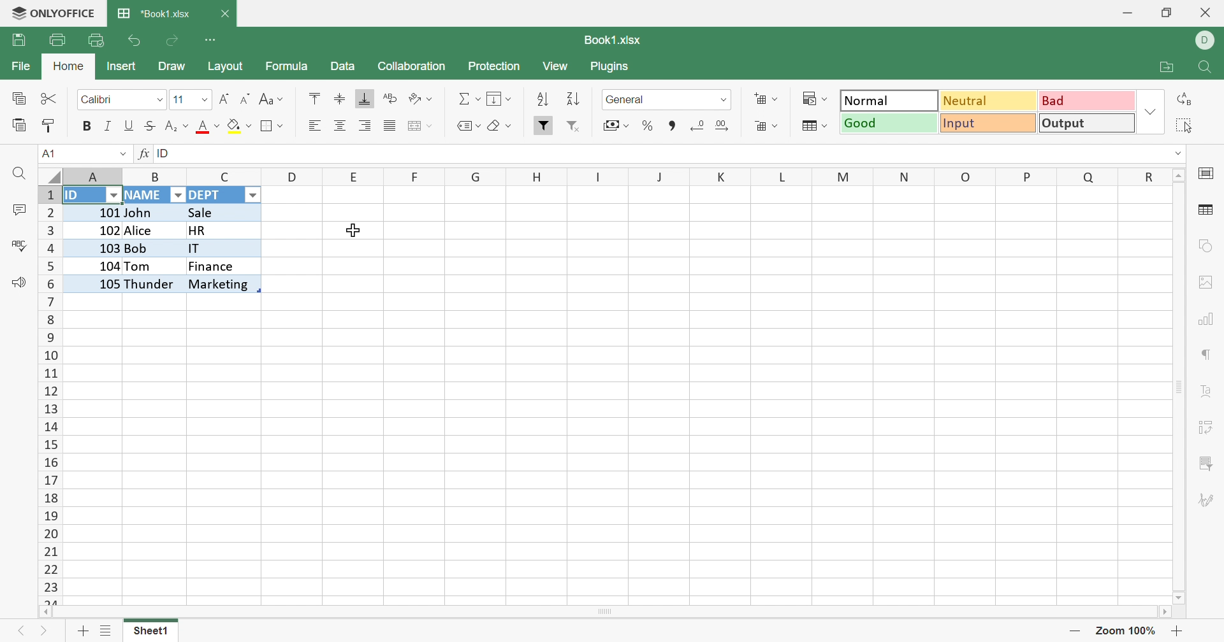  What do you see at coordinates (1206, 210) in the screenshot?
I see `table settings` at bounding box center [1206, 210].